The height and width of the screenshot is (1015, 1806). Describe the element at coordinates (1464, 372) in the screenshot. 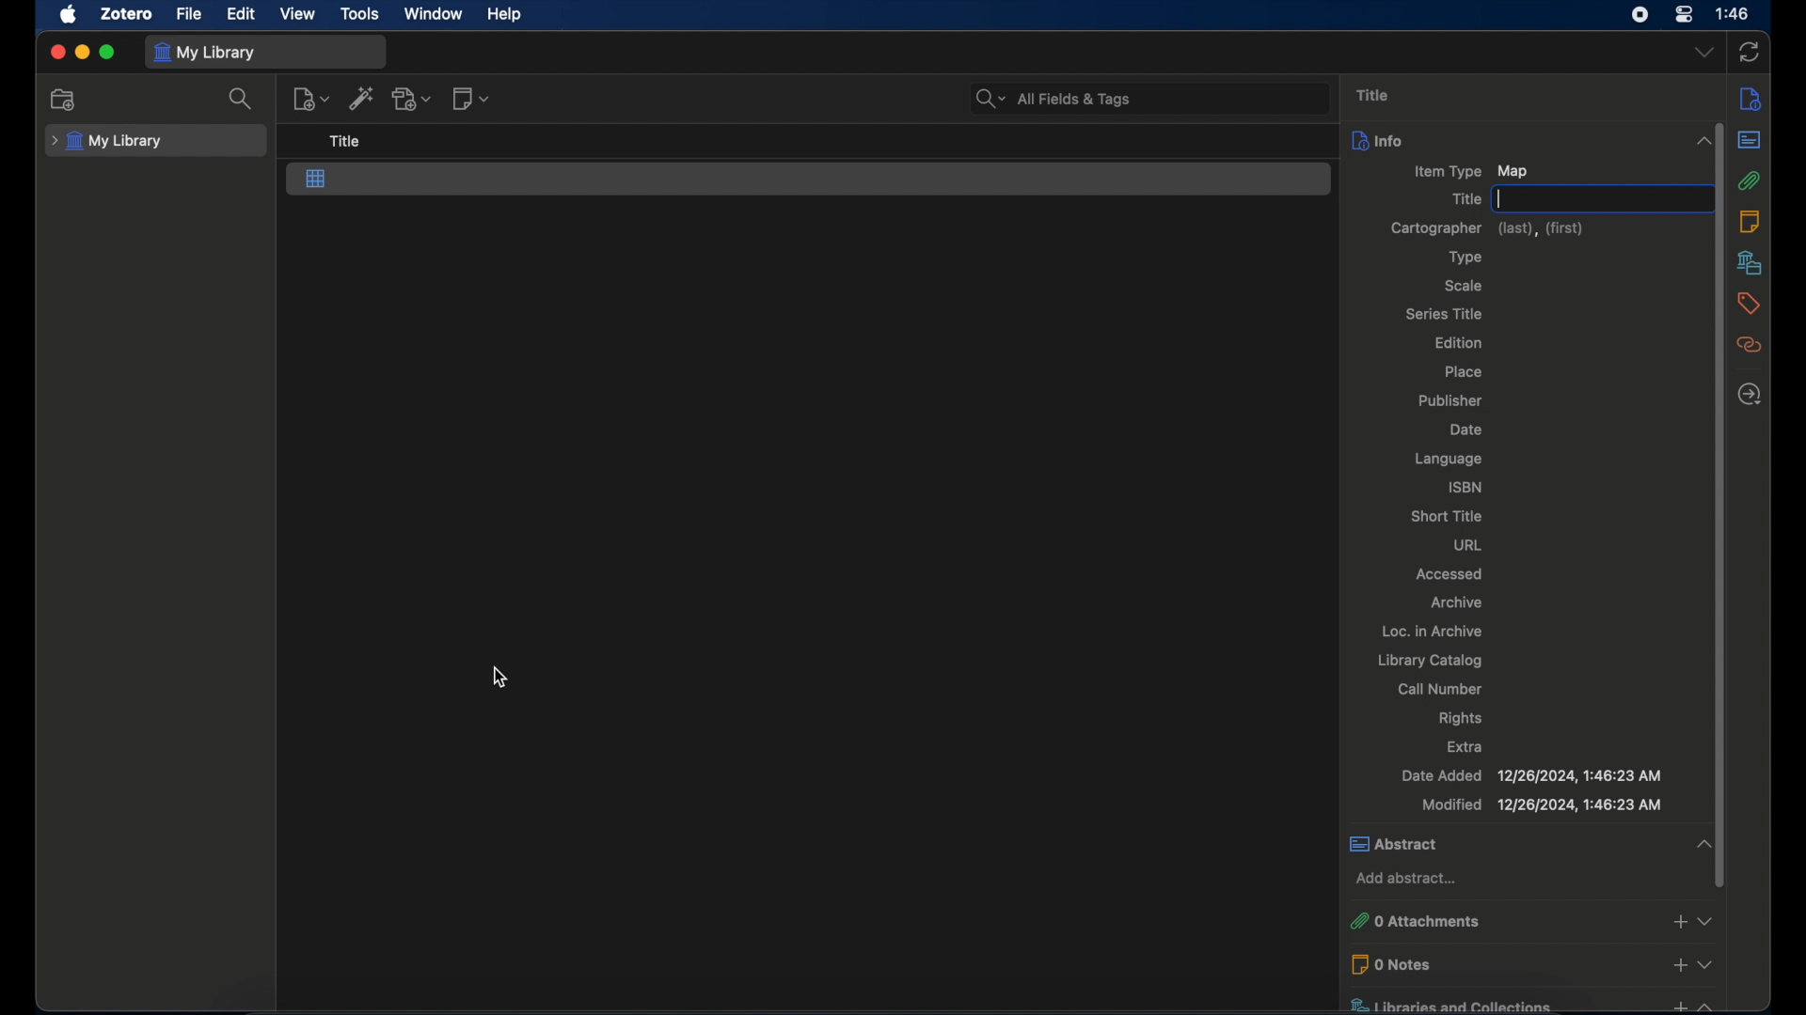

I see `place` at that location.